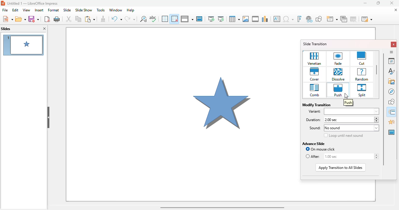 The image size is (399, 210). Describe the element at coordinates (48, 118) in the screenshot. I see `hide` at that location.